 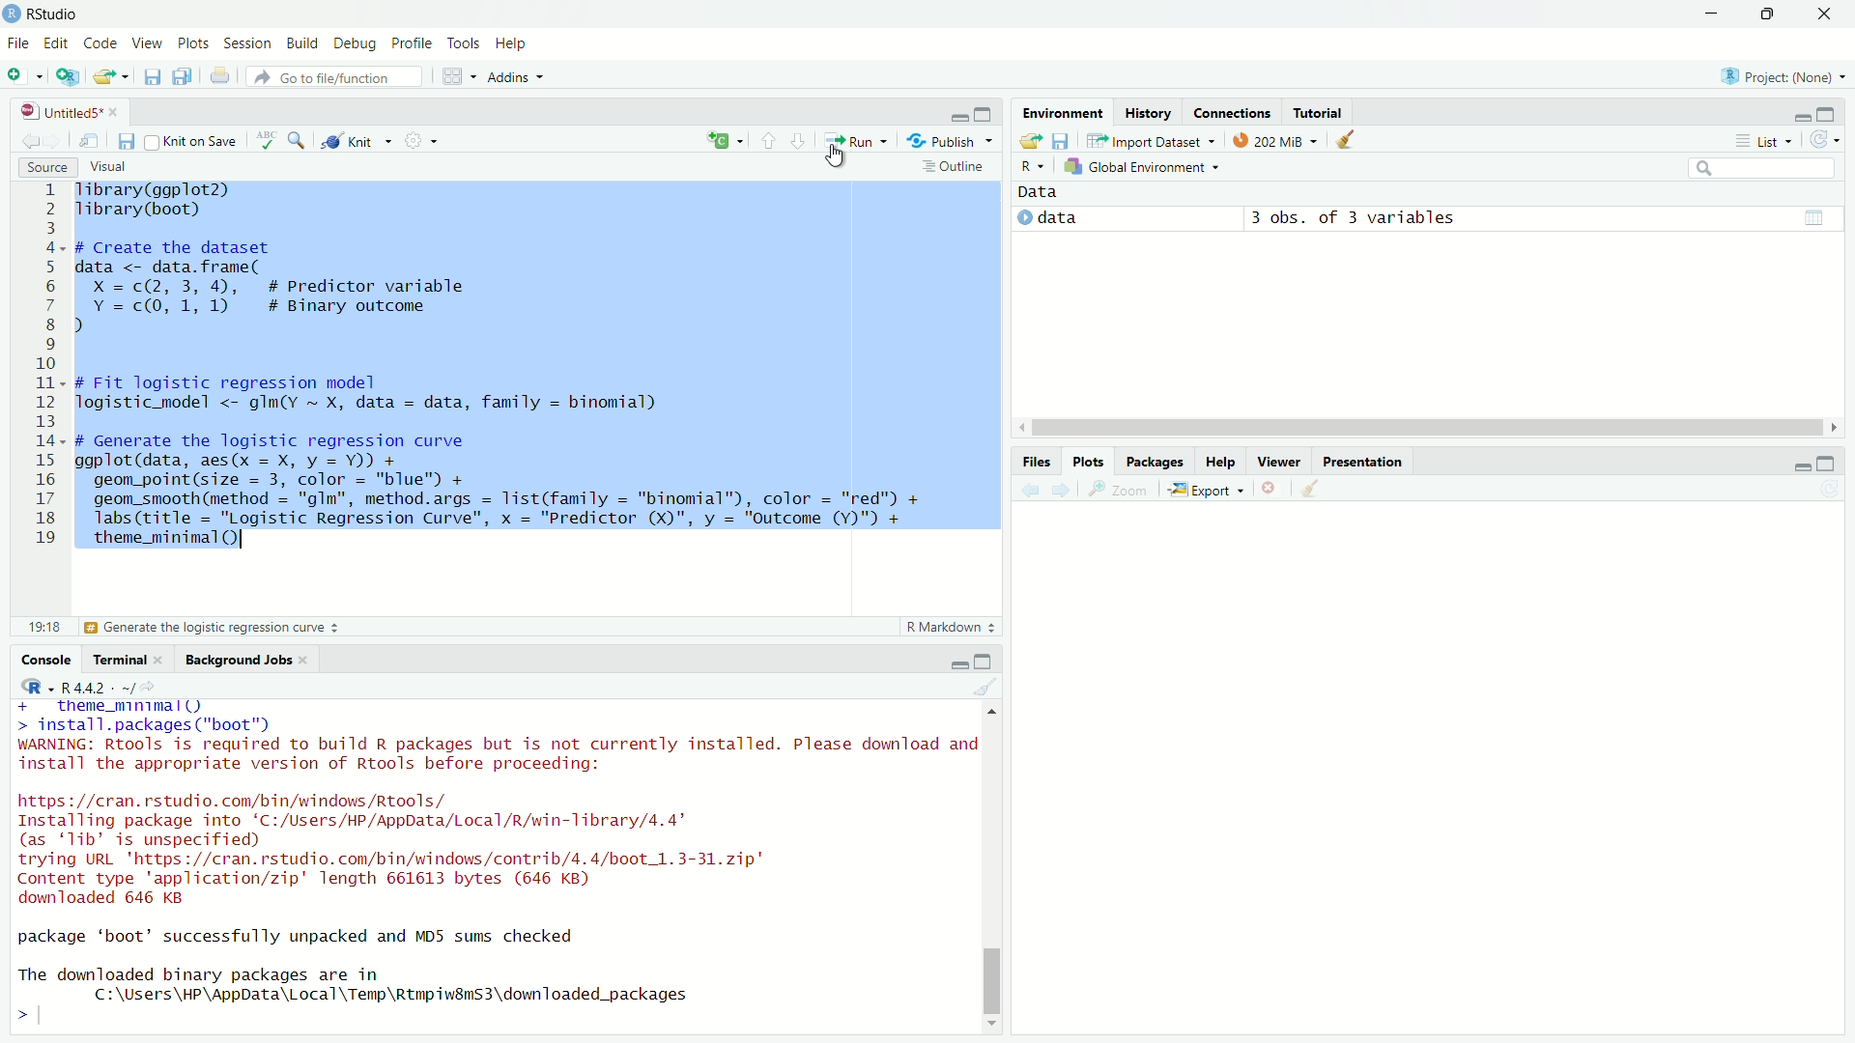 I want to click on close, so click(x=157, y=660).